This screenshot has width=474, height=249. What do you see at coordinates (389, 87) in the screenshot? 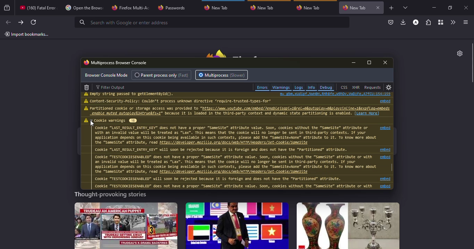
I see `settings` at bounding box center [389, 87].